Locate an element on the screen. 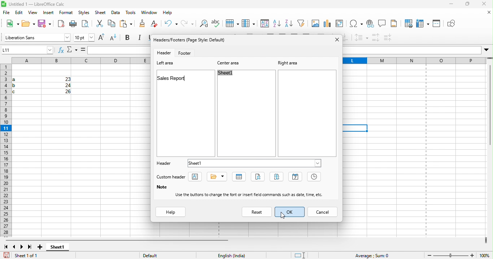 The image size is (493, 259). close is located at coordinates (487, 13).